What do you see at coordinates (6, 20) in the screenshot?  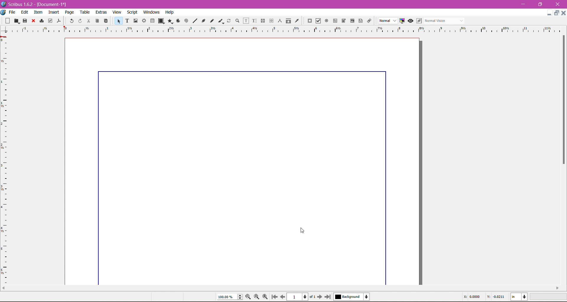 I see `New` at bounding box center [6, 20].